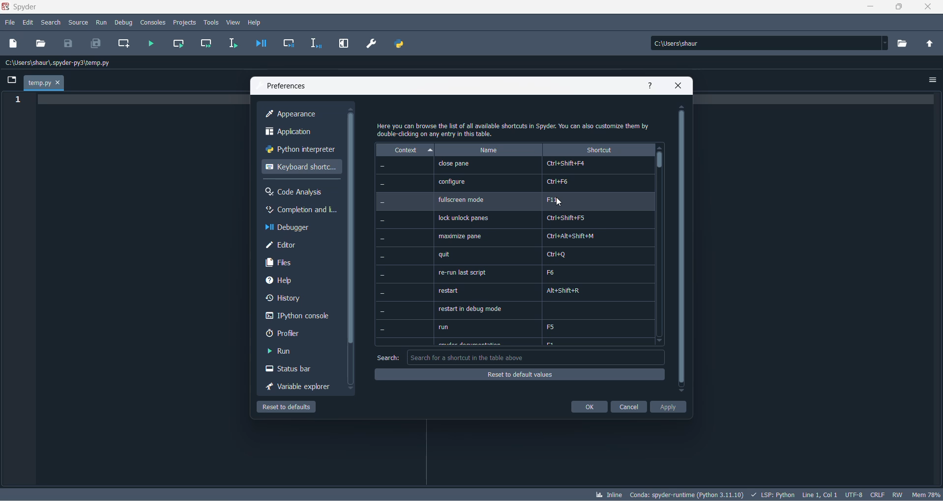 The width and height of the screenshot is (943, 501). I want to click on run file, so click(151, 44).